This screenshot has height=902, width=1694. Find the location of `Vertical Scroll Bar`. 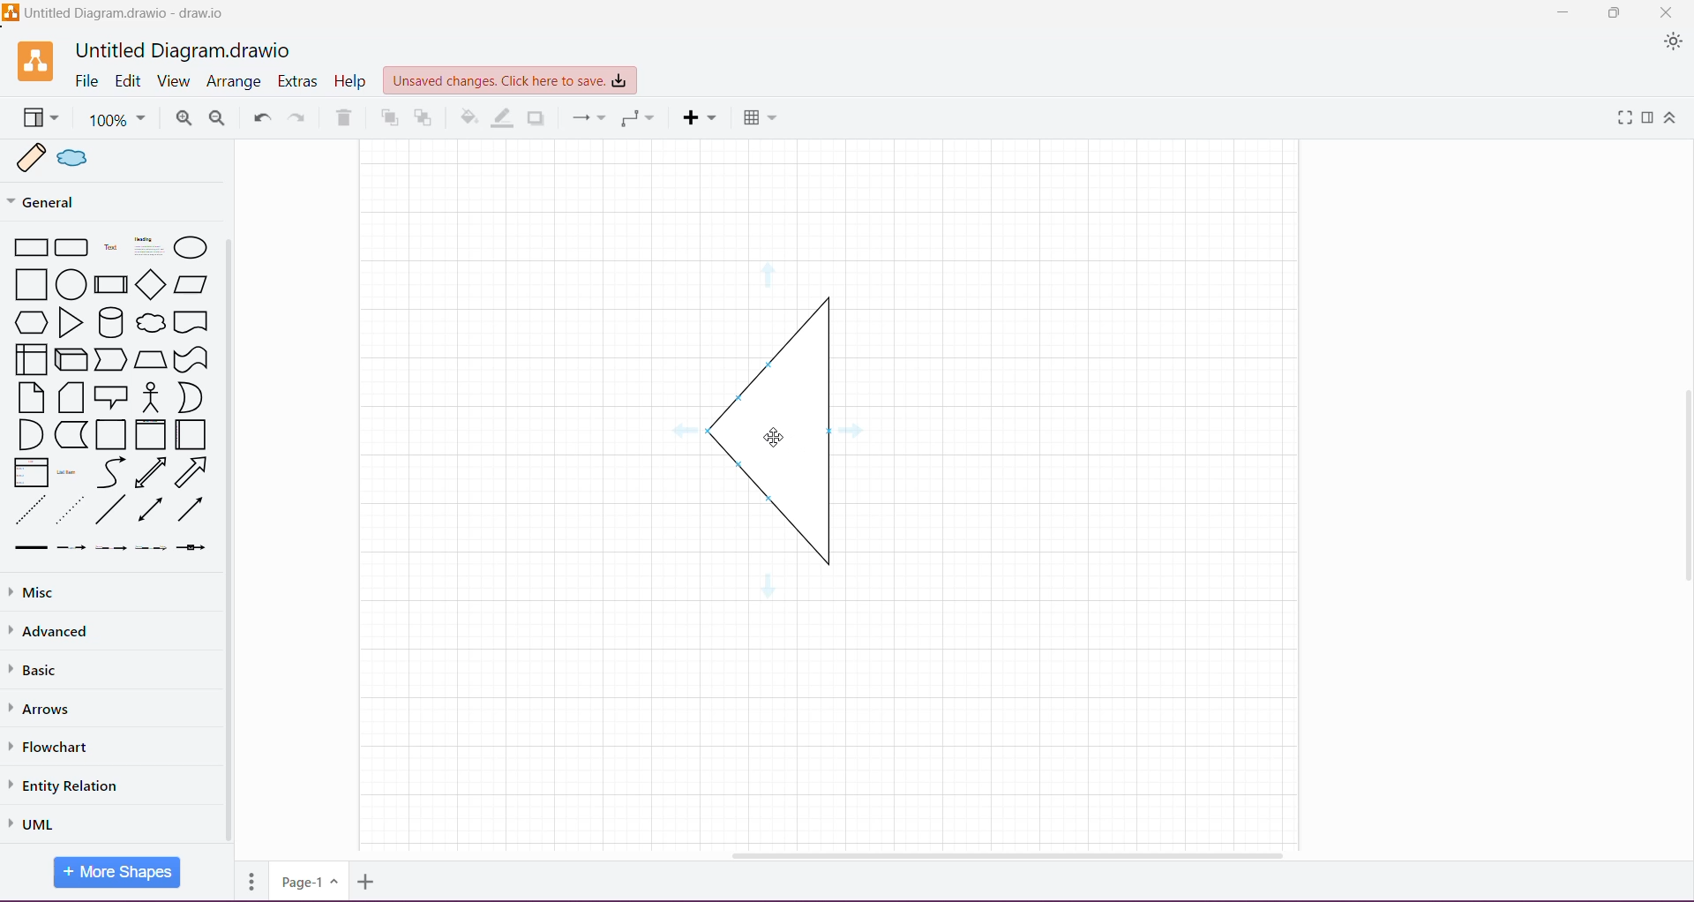

Vertical Scroll Bar is located at coordinates (231, 541).